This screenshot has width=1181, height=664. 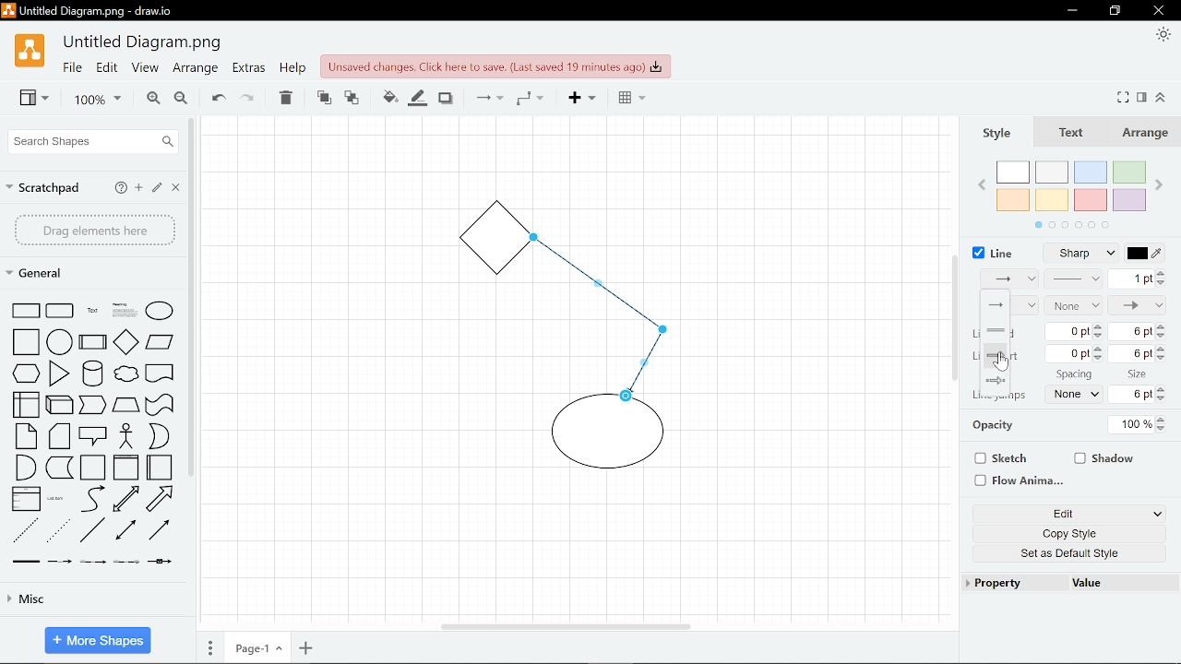 I want to click on Shadow, so click(x=446, y=97).